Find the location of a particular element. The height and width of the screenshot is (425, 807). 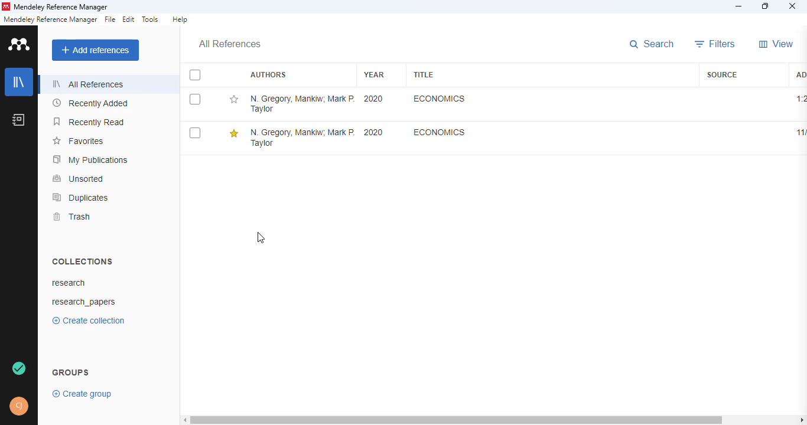

added is located at coordinates (801, 75).